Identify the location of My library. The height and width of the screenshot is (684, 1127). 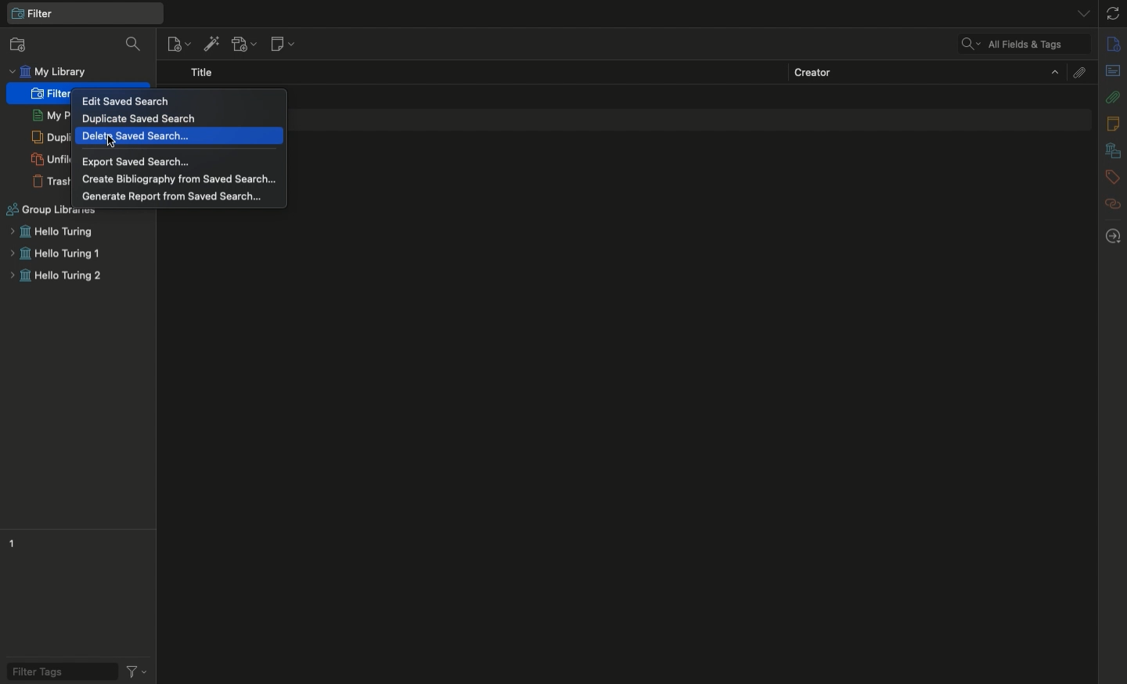
(84, 13).